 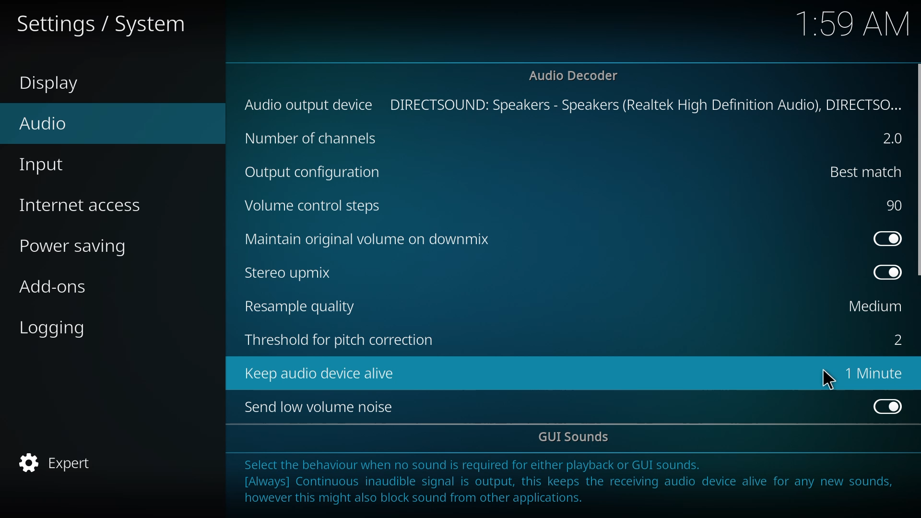 What do you see at coordinates (304, 306) in the screenshot?
I see `resample quality` at bounding box center [304, 306].